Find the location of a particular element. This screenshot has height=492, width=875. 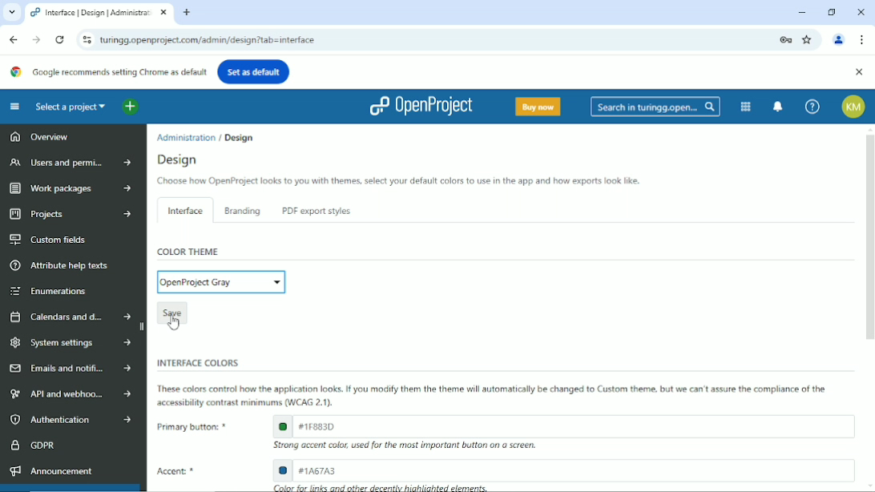

Interface is located at coordinates (183, 209).